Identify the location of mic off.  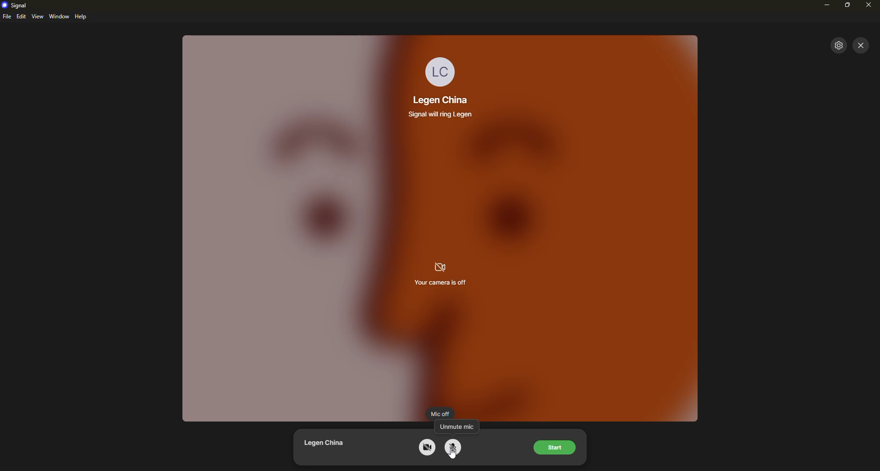
(440, 413).